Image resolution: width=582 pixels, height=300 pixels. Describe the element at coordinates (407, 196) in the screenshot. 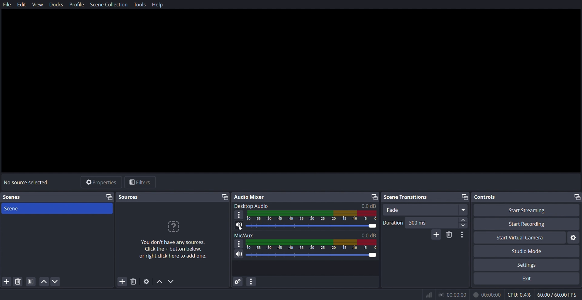

I see `scene transitions` at that location.